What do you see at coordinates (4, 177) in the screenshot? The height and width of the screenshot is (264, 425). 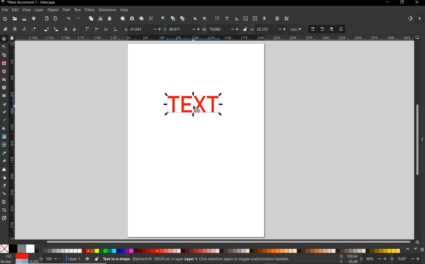 I see `spray tool` at bounding box center [4, 177].